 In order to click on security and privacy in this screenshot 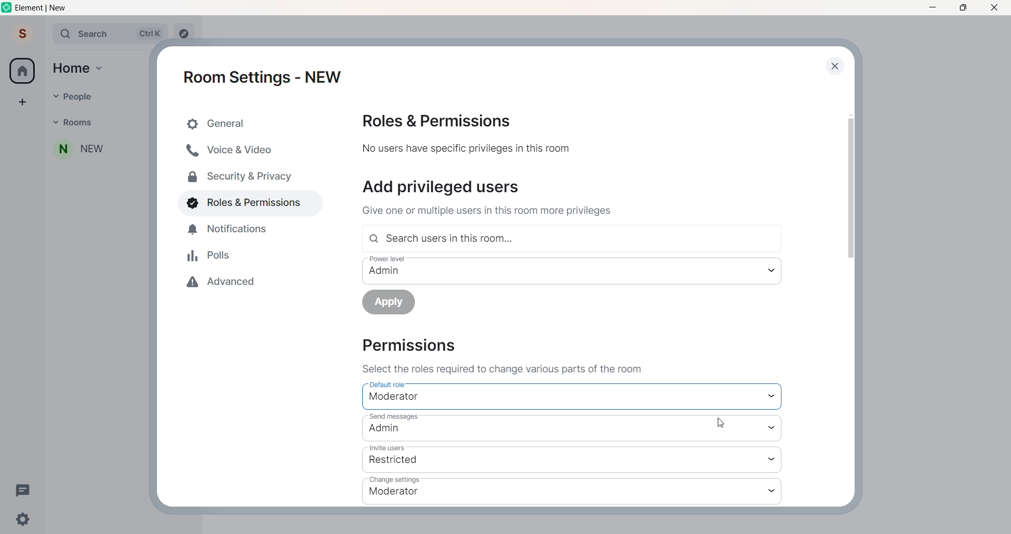, I will do `click(235, 175)`.